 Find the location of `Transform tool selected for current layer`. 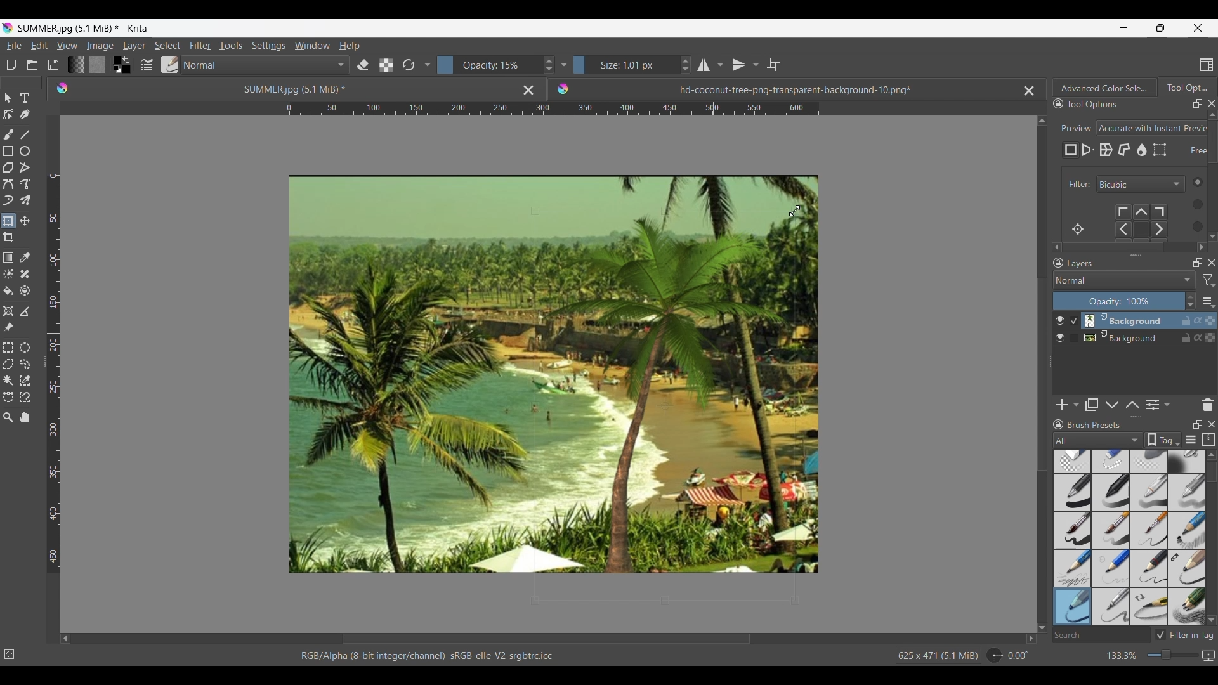

Transform tool selected for current layer is located at coordinates (623, 466).